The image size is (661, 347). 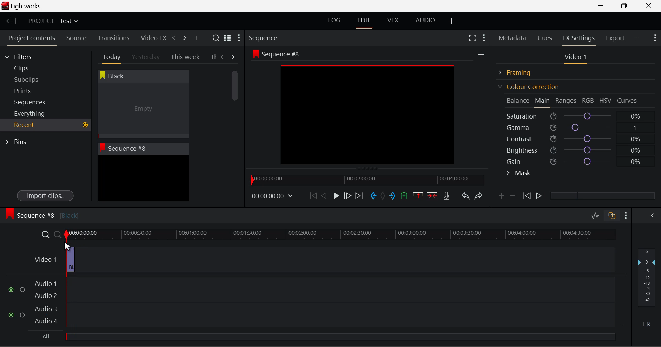 What do you see at coordinates (45, 259) in the screenshot?
I see `Video 1` at bounding box center [45, 259].